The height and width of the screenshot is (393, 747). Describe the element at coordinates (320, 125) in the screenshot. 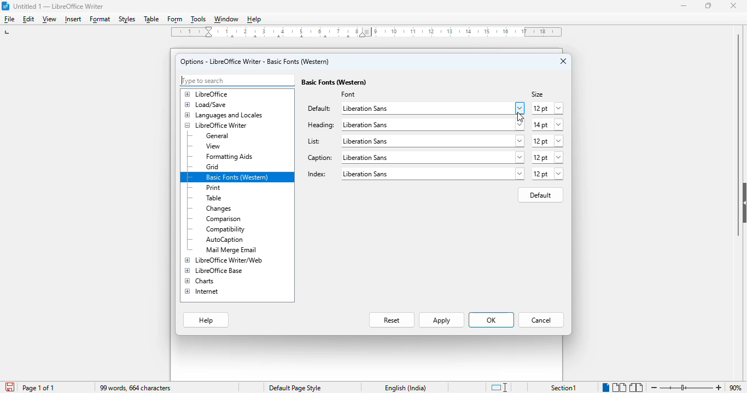

I see `heading: ` at that location.